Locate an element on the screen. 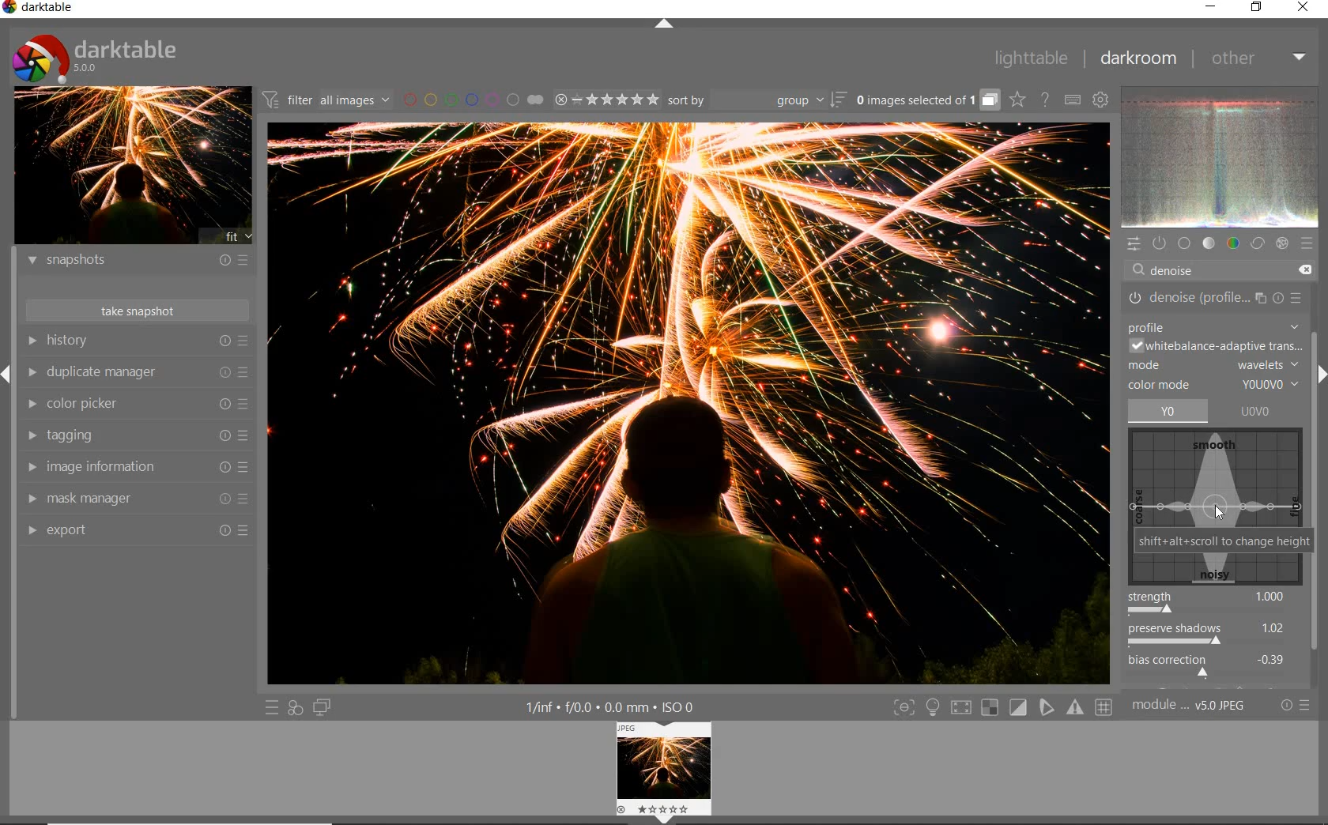 The height and width of the screenshot is (825, 1328). UOVO is located at coordinates (1263, 412).